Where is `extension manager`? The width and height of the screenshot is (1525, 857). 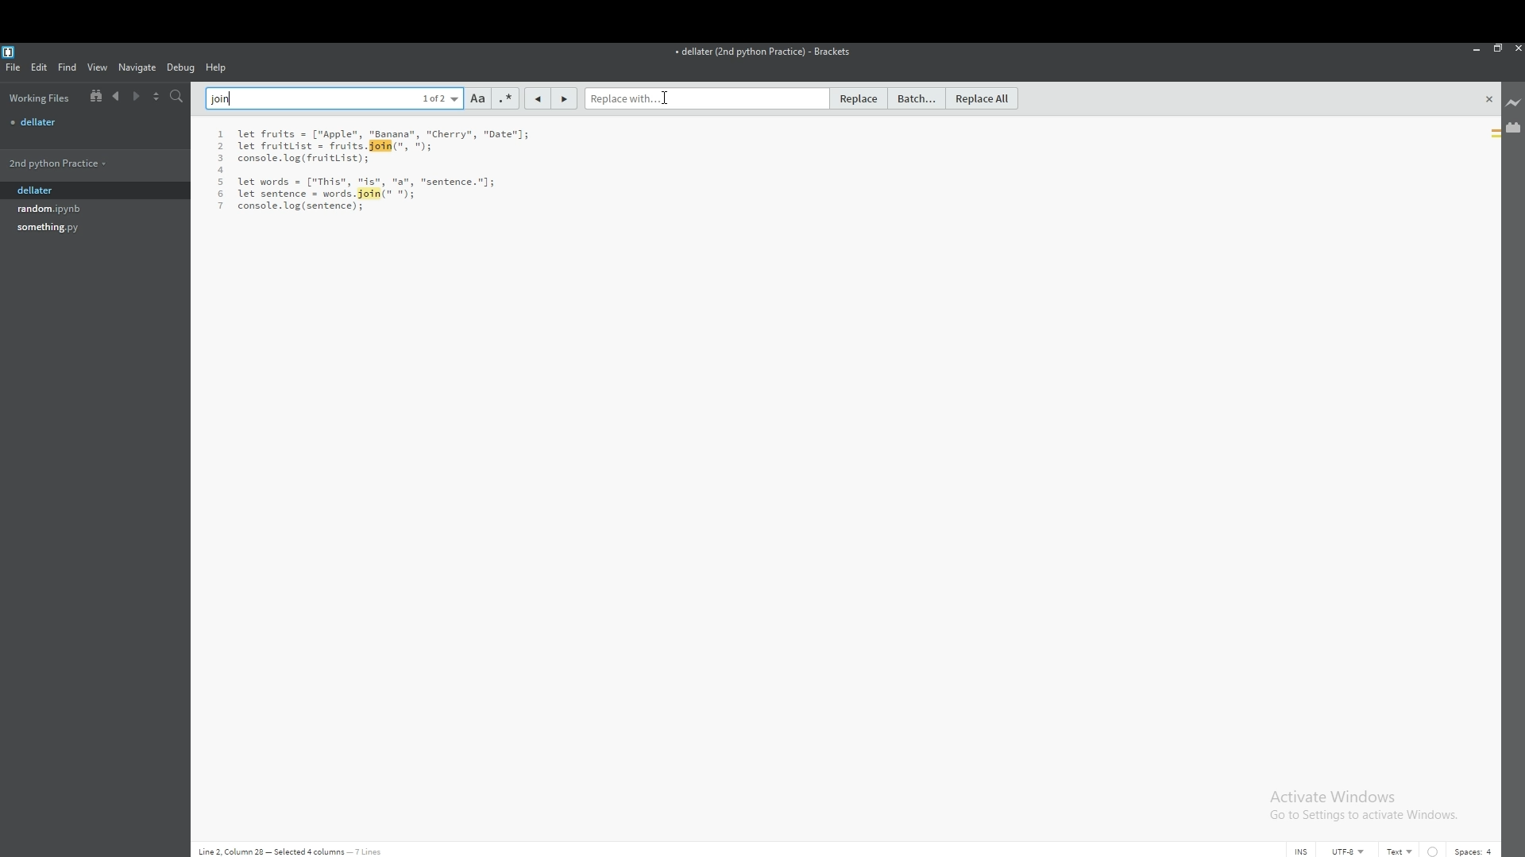
extension manager is located at coordinates (1512, 126).